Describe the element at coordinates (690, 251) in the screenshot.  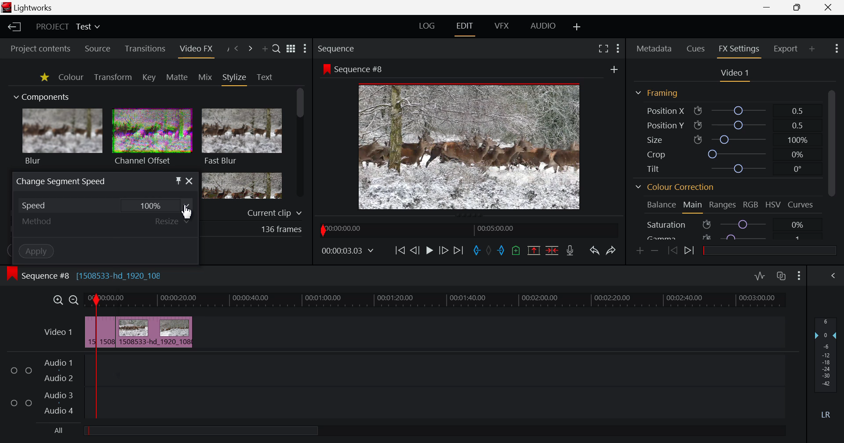
I see `Next keyframe` at that location.